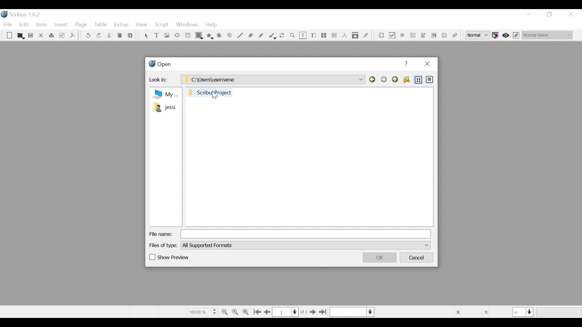  What do you see at coordinates (141, 25) in the screenshot?
I see `View` at bounding box center [141, 25].